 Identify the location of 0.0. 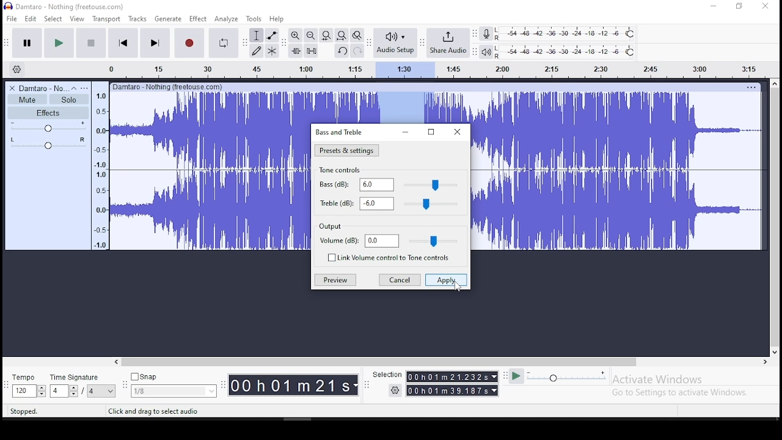
(377, 204).